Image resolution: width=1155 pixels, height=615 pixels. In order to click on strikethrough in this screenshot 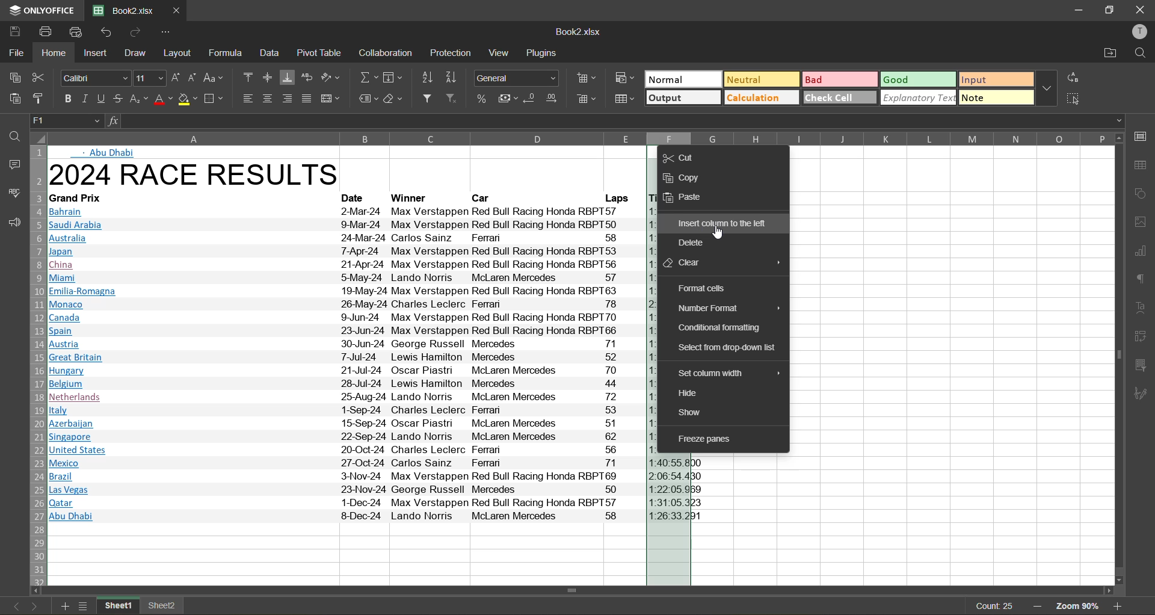, I will do `click(119, 99)`.